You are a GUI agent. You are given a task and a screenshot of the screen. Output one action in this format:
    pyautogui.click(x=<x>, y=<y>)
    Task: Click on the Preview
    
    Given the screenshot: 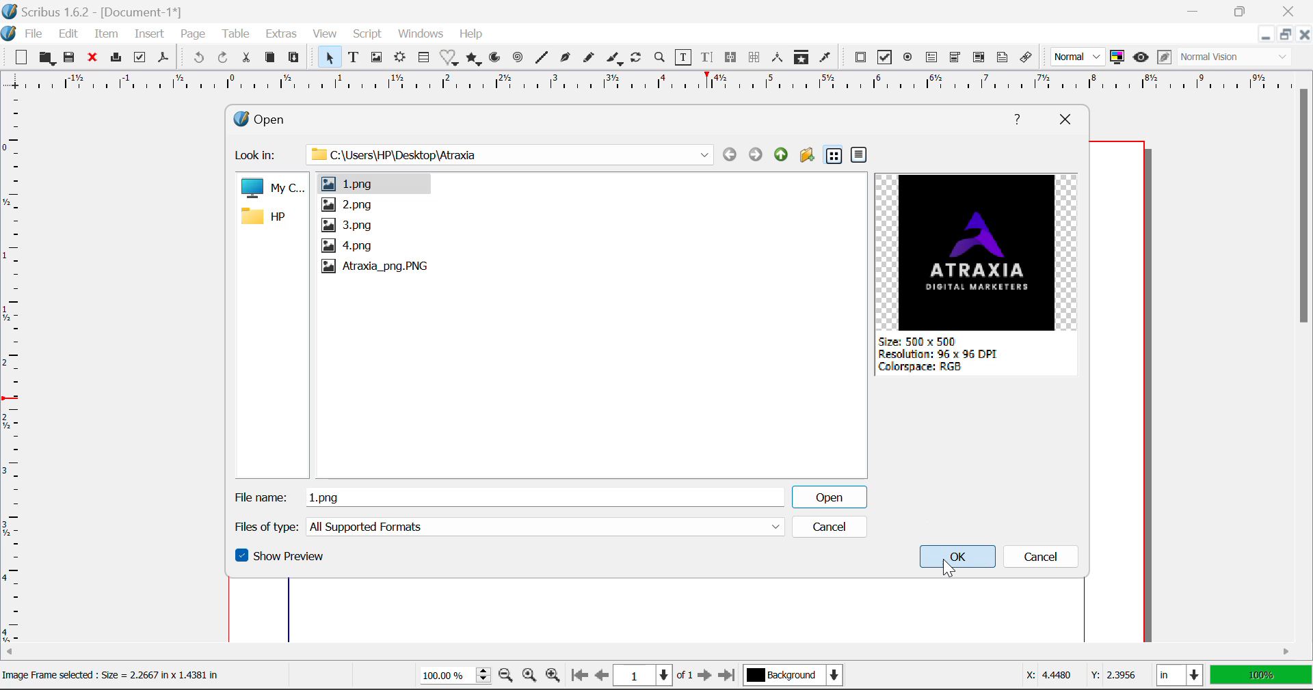 What is the action you would take?
    pyautogui.click(x=982, y=251)
    